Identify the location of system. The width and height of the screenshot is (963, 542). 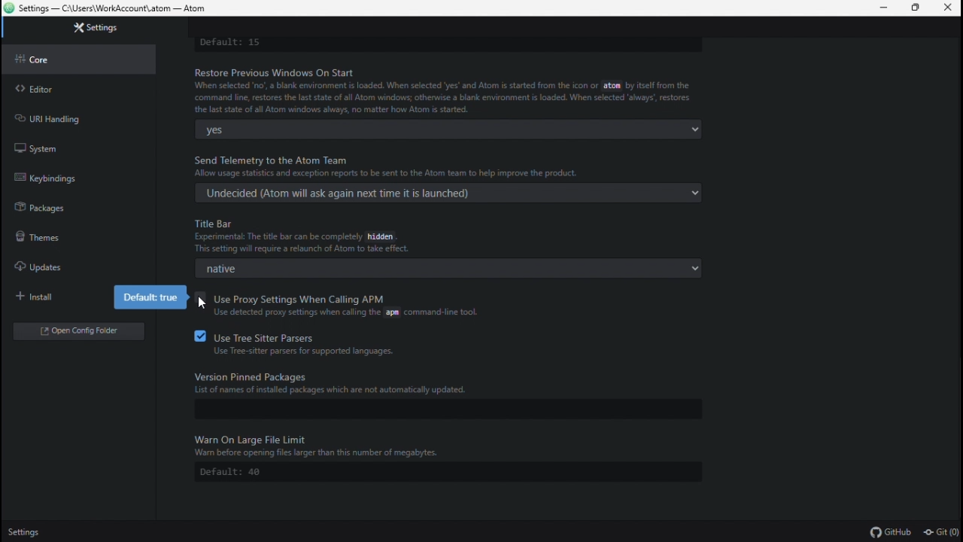
(62, 146).